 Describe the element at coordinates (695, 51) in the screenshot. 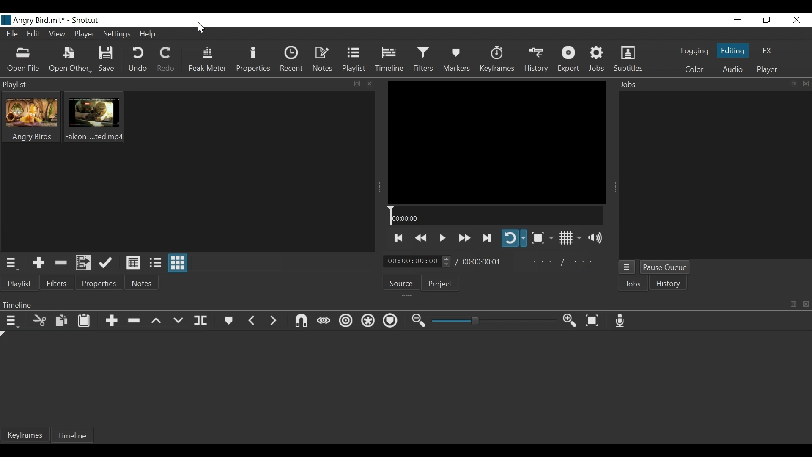

I see `logging` at that location.